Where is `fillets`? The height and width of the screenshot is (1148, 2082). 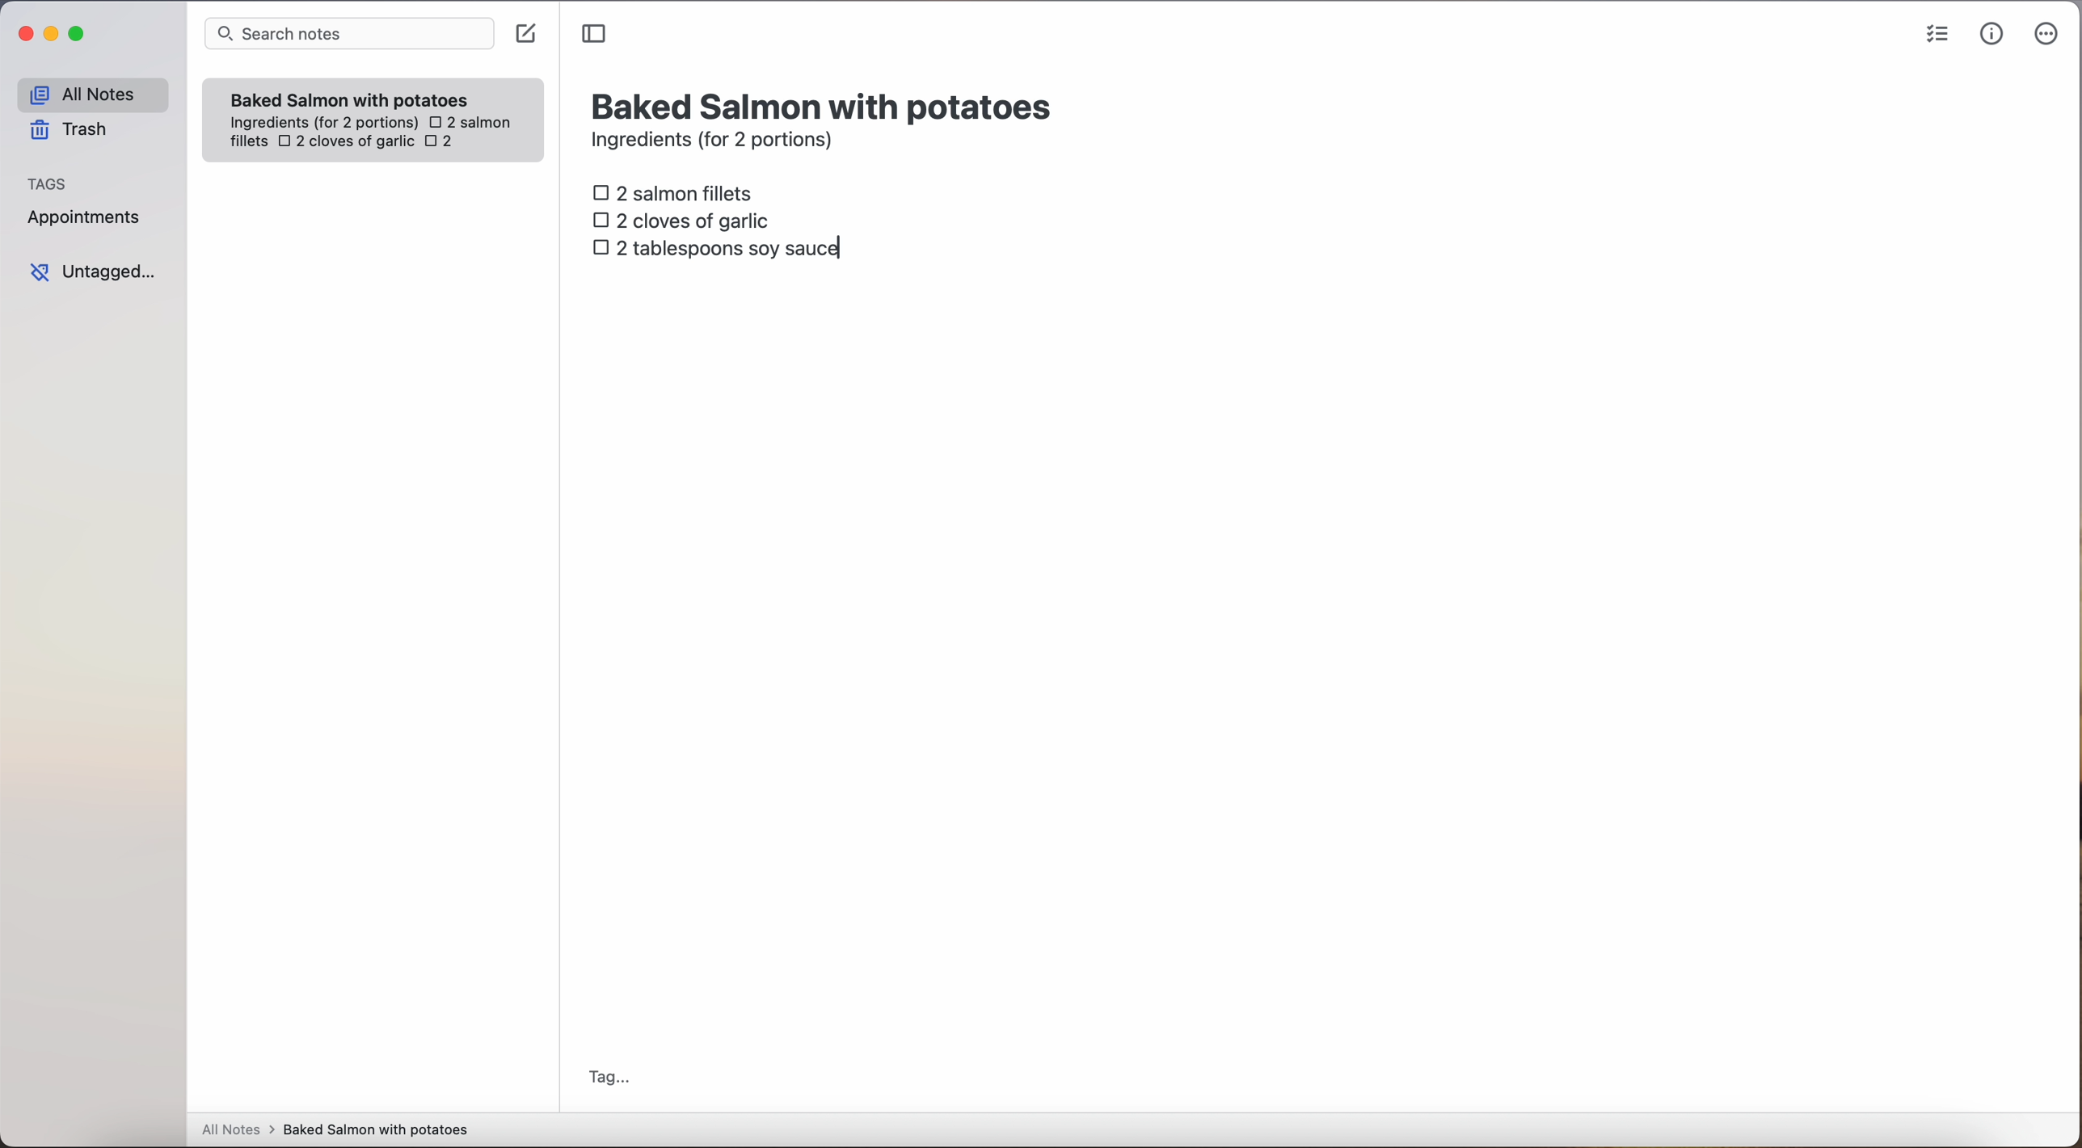
fillets is located at coordinates (250, 142).